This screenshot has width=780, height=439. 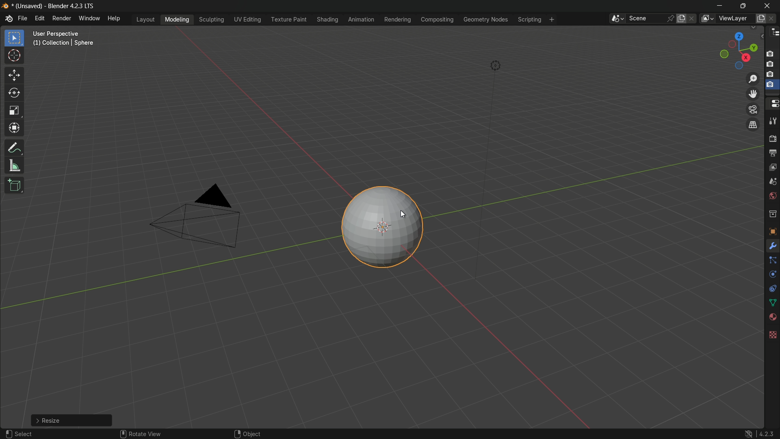 What do you see at coordinates (771, 51) in the screenshot?
I see `capture` at bounding box center [771, 51].